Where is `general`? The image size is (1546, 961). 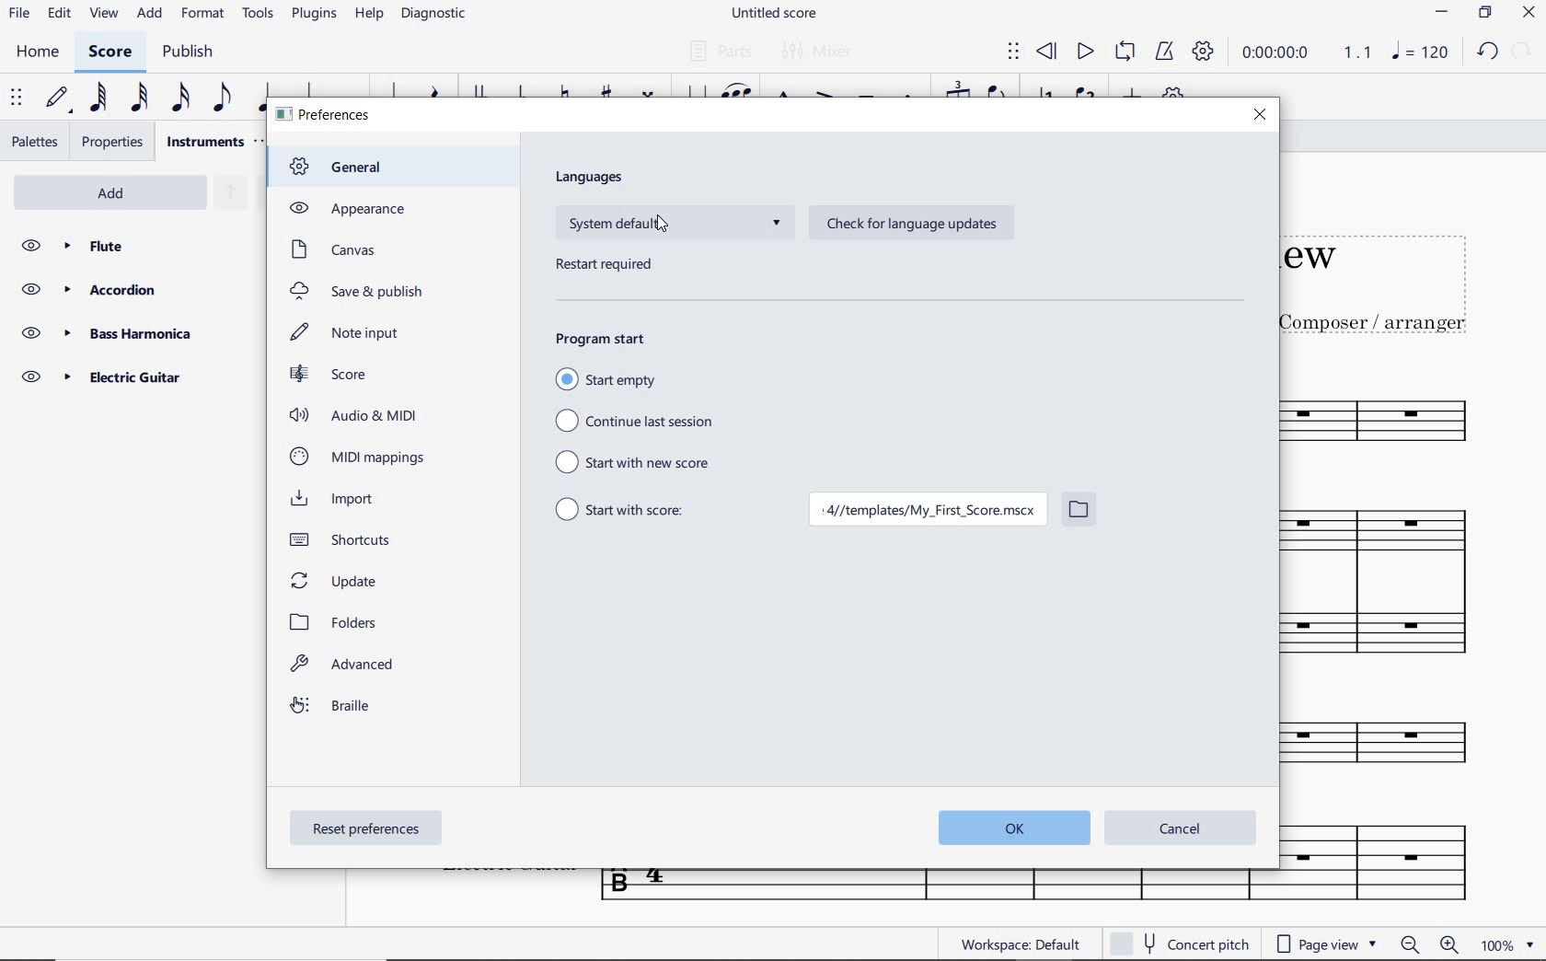 general is located at coordinates (346, 168).